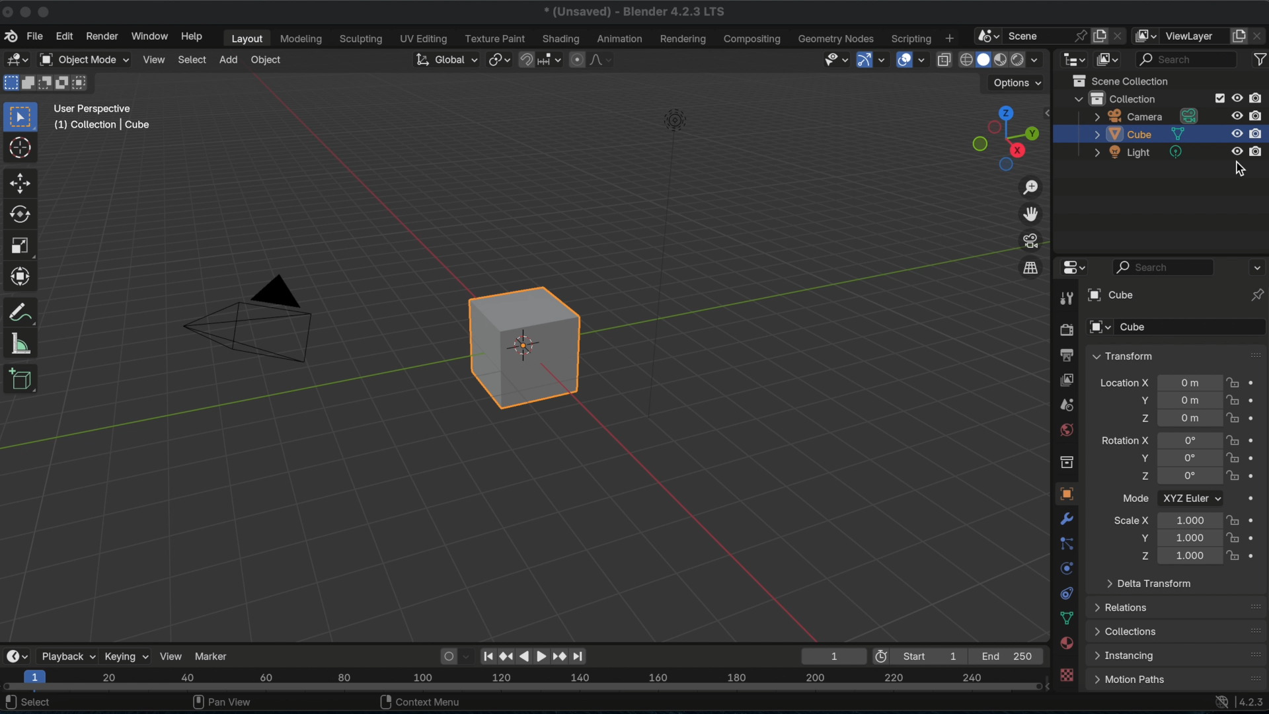 The width and height of the screenshot is (1269, 714). Describe the element at coordinates (24, 379) in the screenshot. I see `add cube` at that location.